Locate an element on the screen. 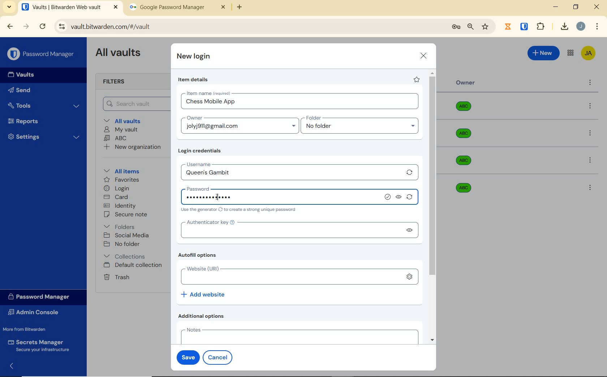 Image resolution: width=607 pixels, height=377 pixels. toggle between admin console and password manager is located at coordinates (570, 53).